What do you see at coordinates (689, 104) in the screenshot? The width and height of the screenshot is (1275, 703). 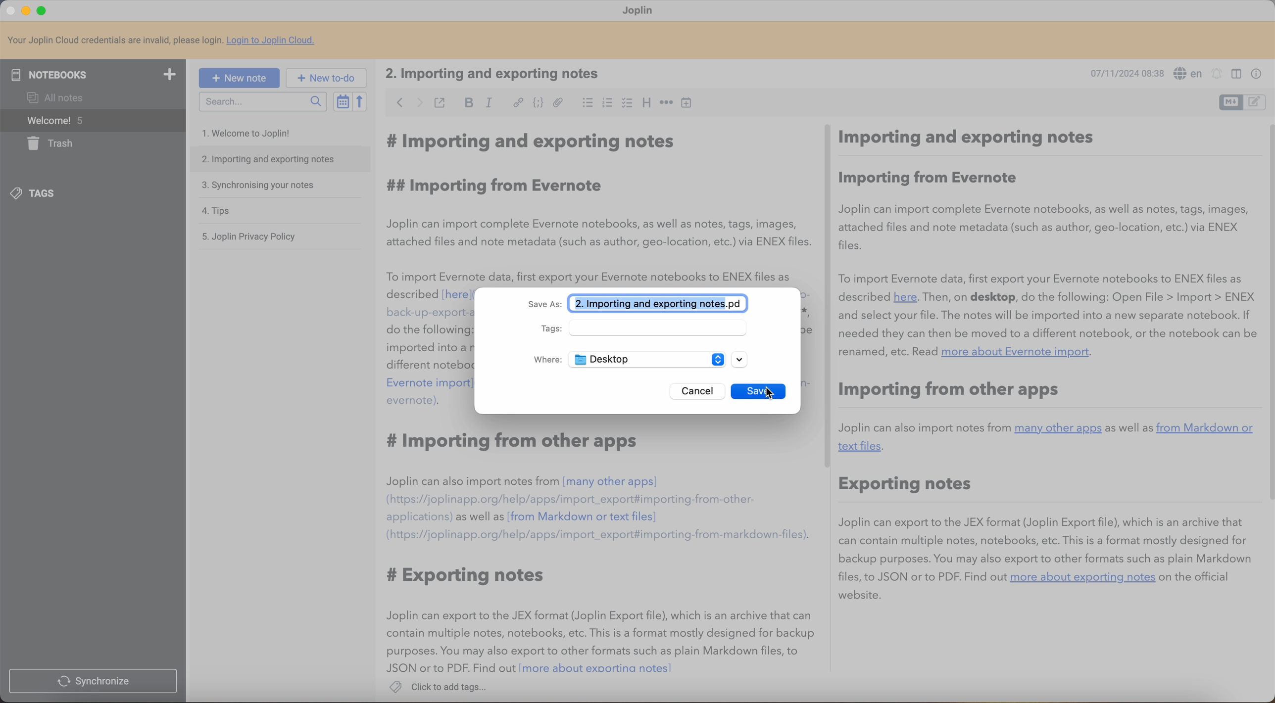 I see `insert time` at bounding box center [689, 104].